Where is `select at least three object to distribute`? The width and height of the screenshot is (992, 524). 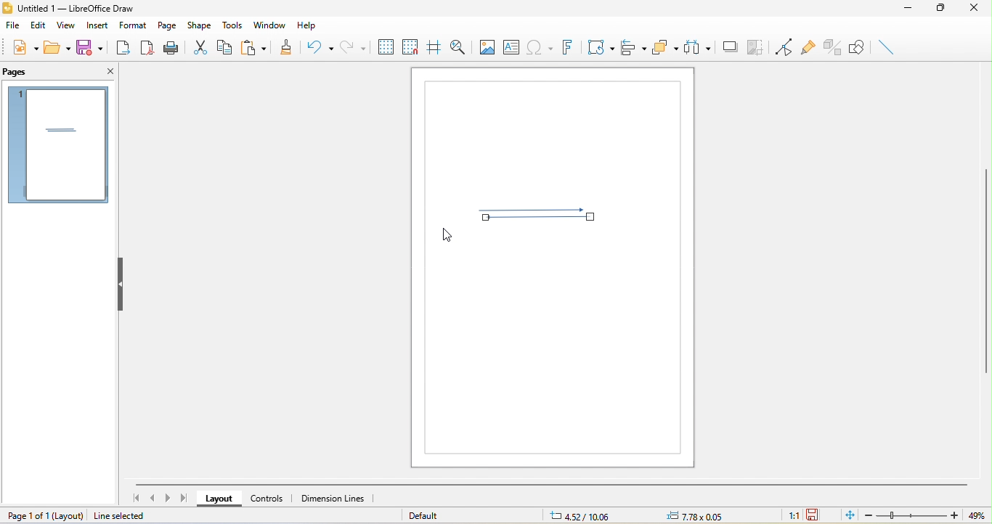 select at least three object to distribute is located at coordinates (699, 49).